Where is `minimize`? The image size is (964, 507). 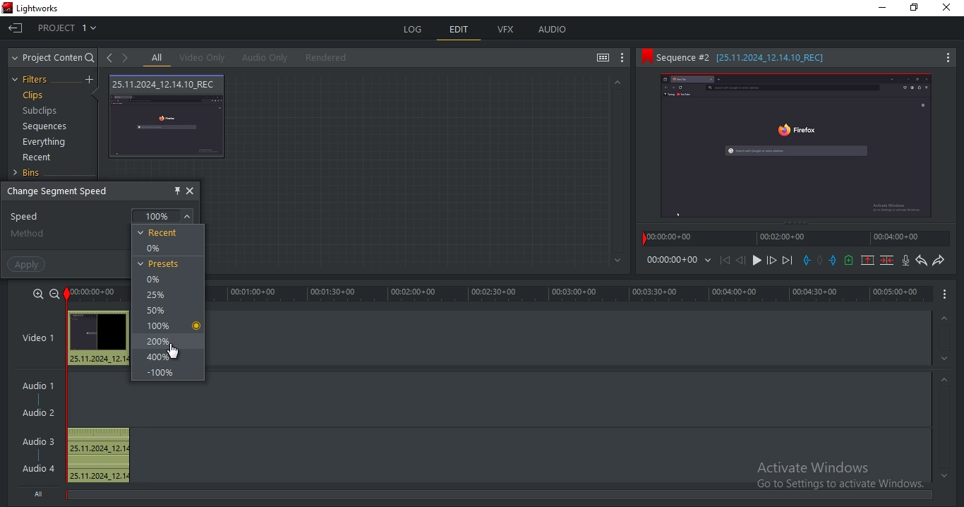 minimize is located at coordinates (884, 10).